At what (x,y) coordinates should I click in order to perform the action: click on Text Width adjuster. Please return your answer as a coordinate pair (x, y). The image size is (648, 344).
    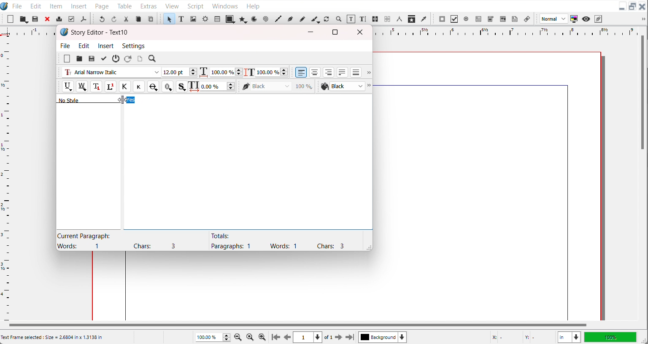
    Looking at the image, I should click on (218, 86).